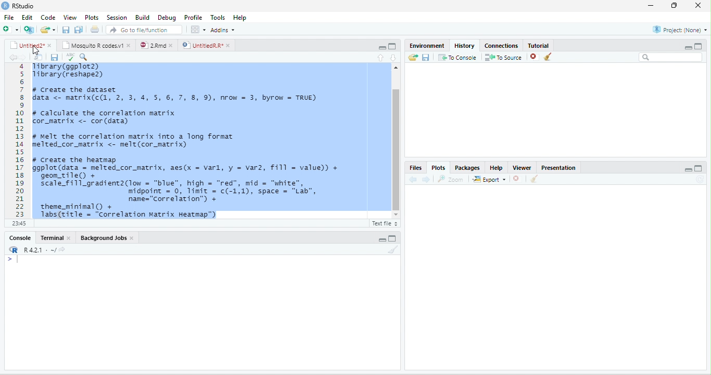 The width and height of the screenshot is (711, 375). I want to click on close, so click(531, 57).